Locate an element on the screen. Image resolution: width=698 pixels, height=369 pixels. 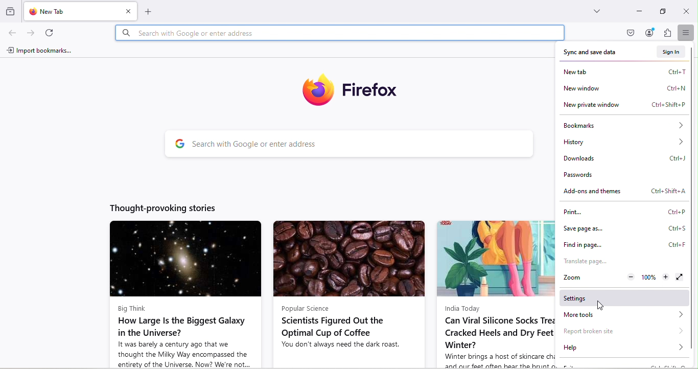
Report broken site is located at coordinates (621, 330).